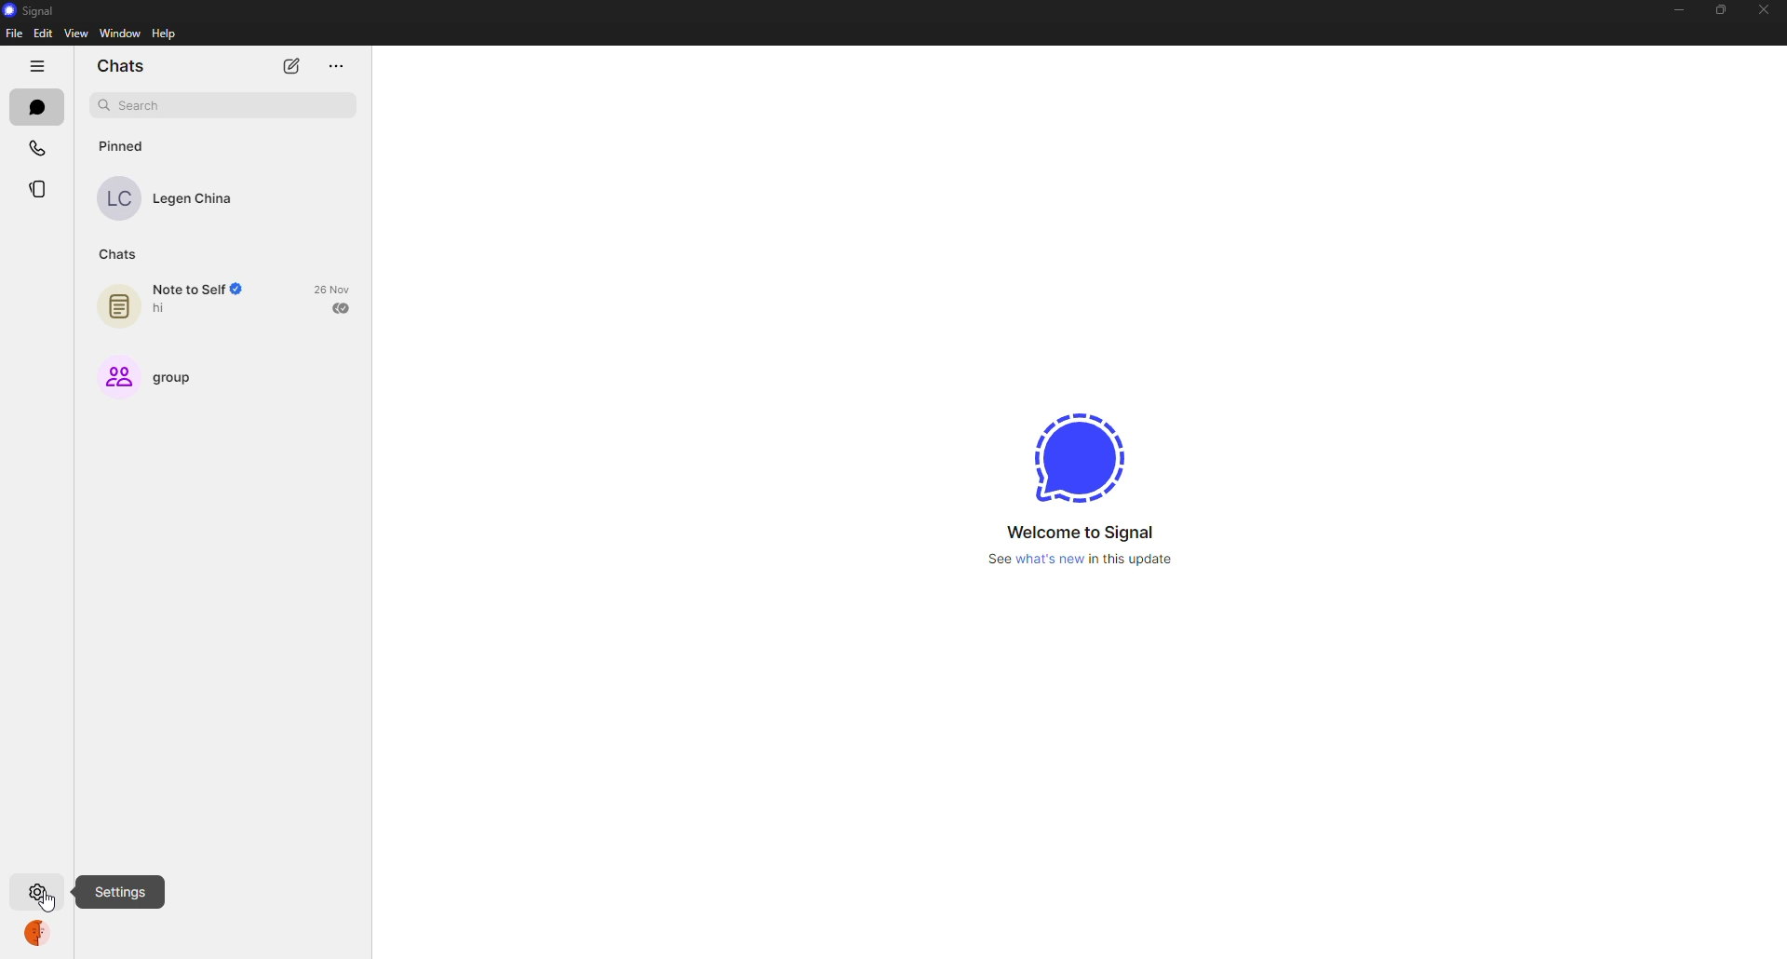  Describe the element at coordinates (36, 65) in the screenshot. I see `hide tabs` at that location.